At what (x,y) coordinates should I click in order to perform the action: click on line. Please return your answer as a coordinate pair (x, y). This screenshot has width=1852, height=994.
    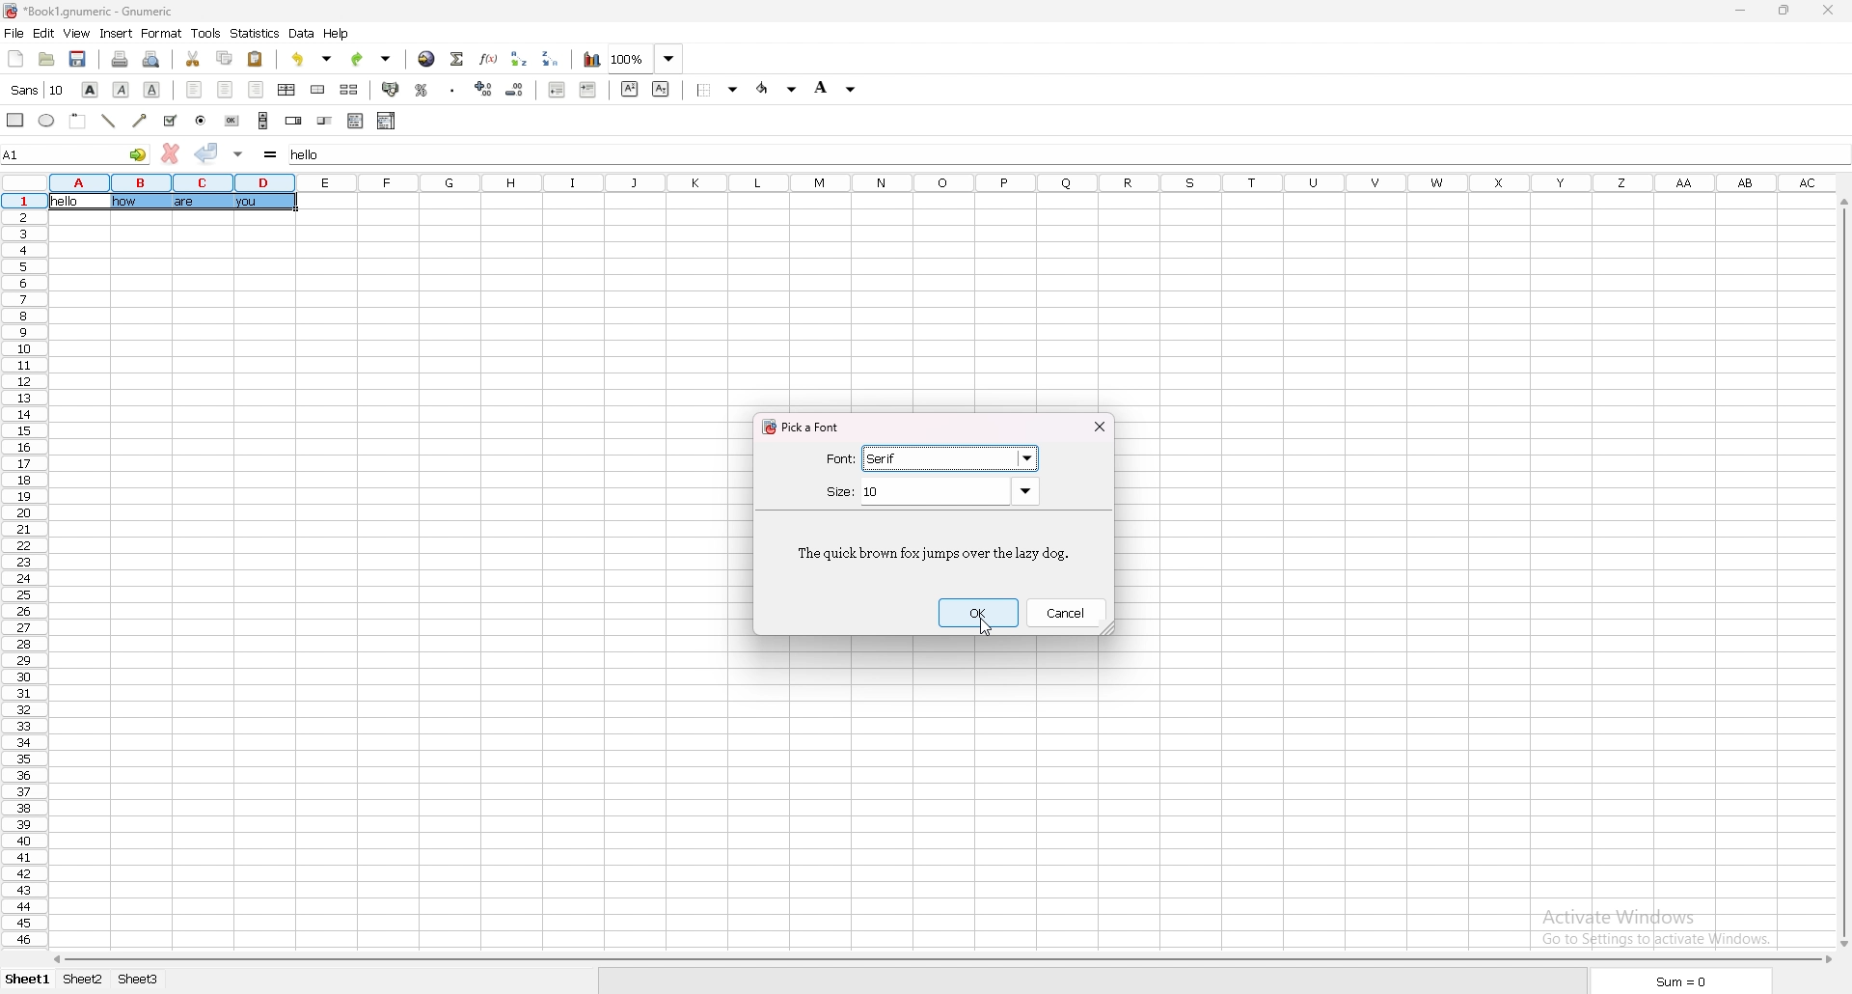
    Looking at the image, I should click on (109, 122).